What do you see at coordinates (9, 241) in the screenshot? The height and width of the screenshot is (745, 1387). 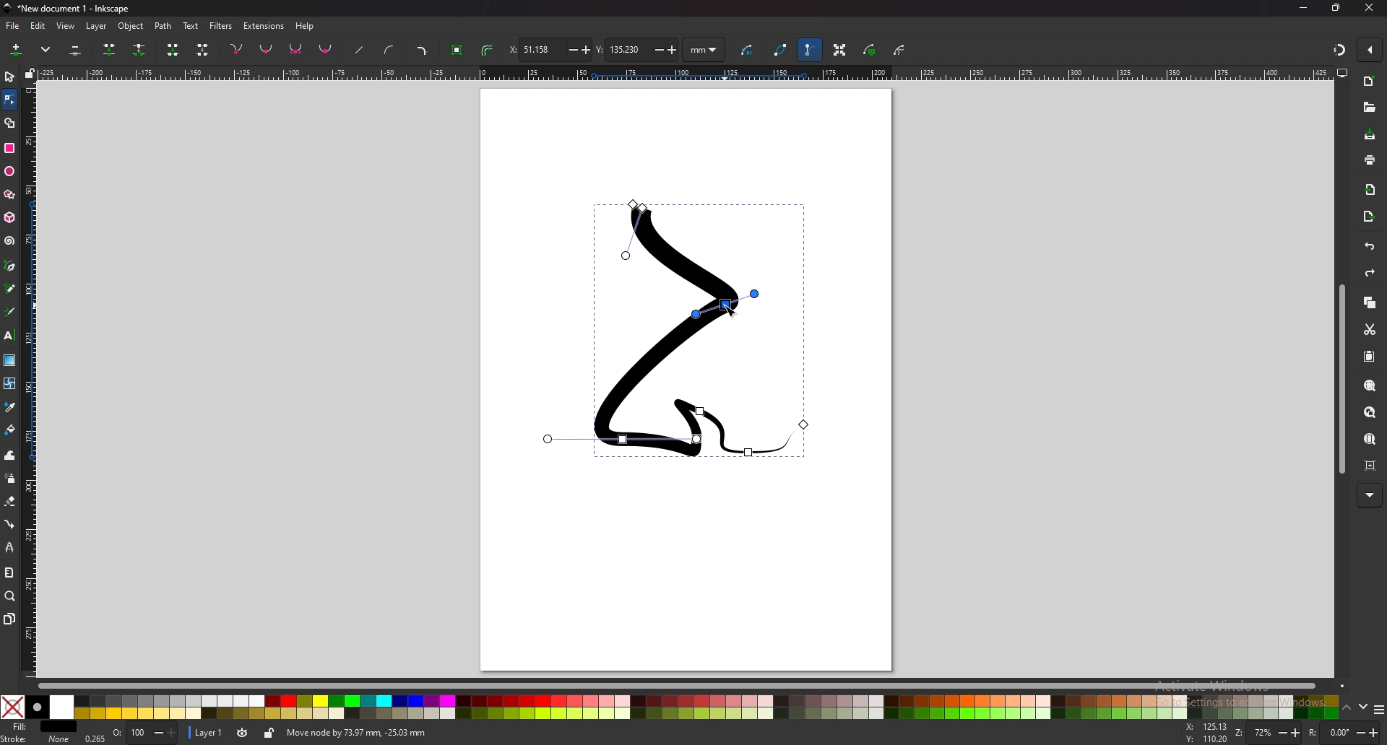 I see `spiral` at bounding box center [9, 241].